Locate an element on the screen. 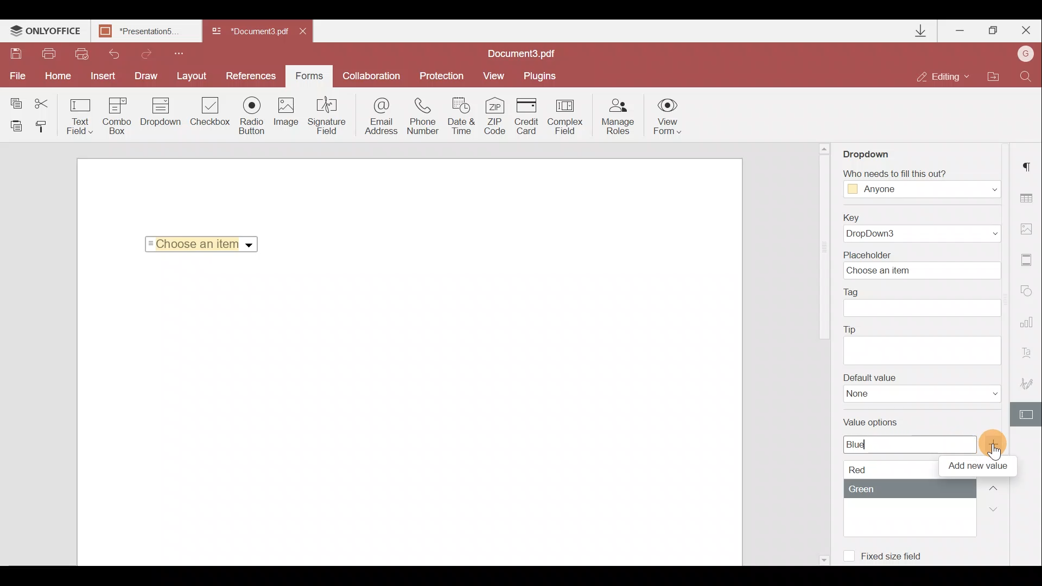 The width and height of the screenshot is (1042, 586). Minimize is located at coordinates (958, 30).